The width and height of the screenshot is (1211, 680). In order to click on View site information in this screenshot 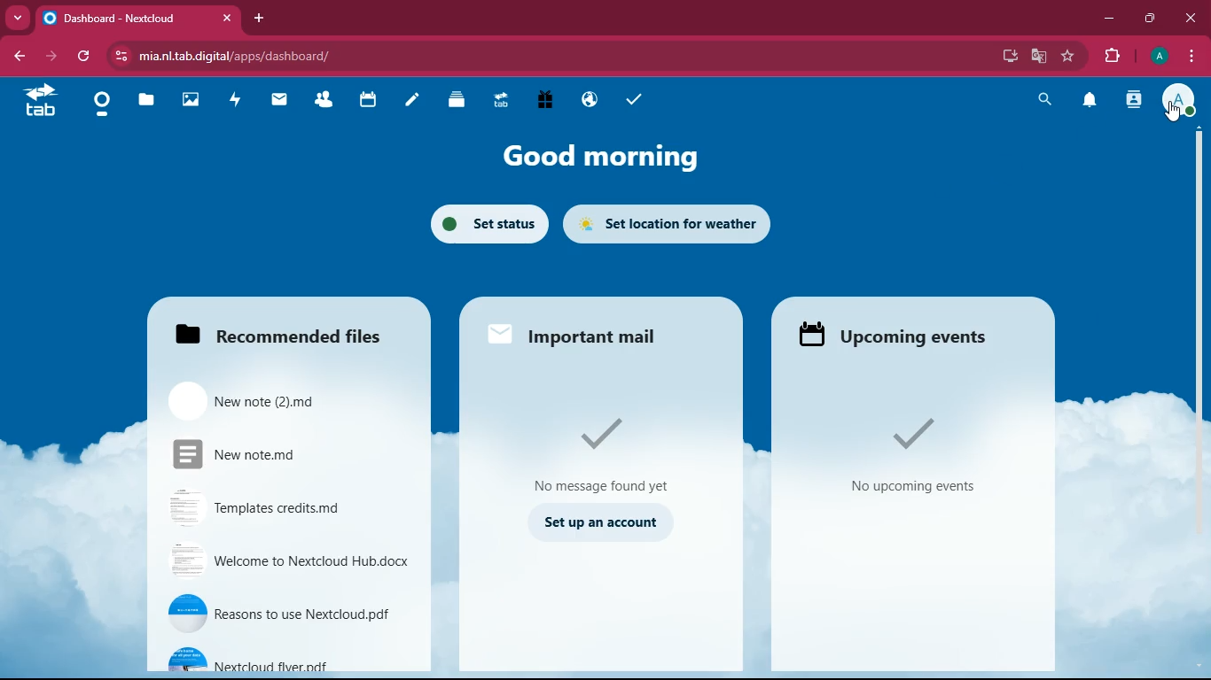, I will do `click(119, 58)`.